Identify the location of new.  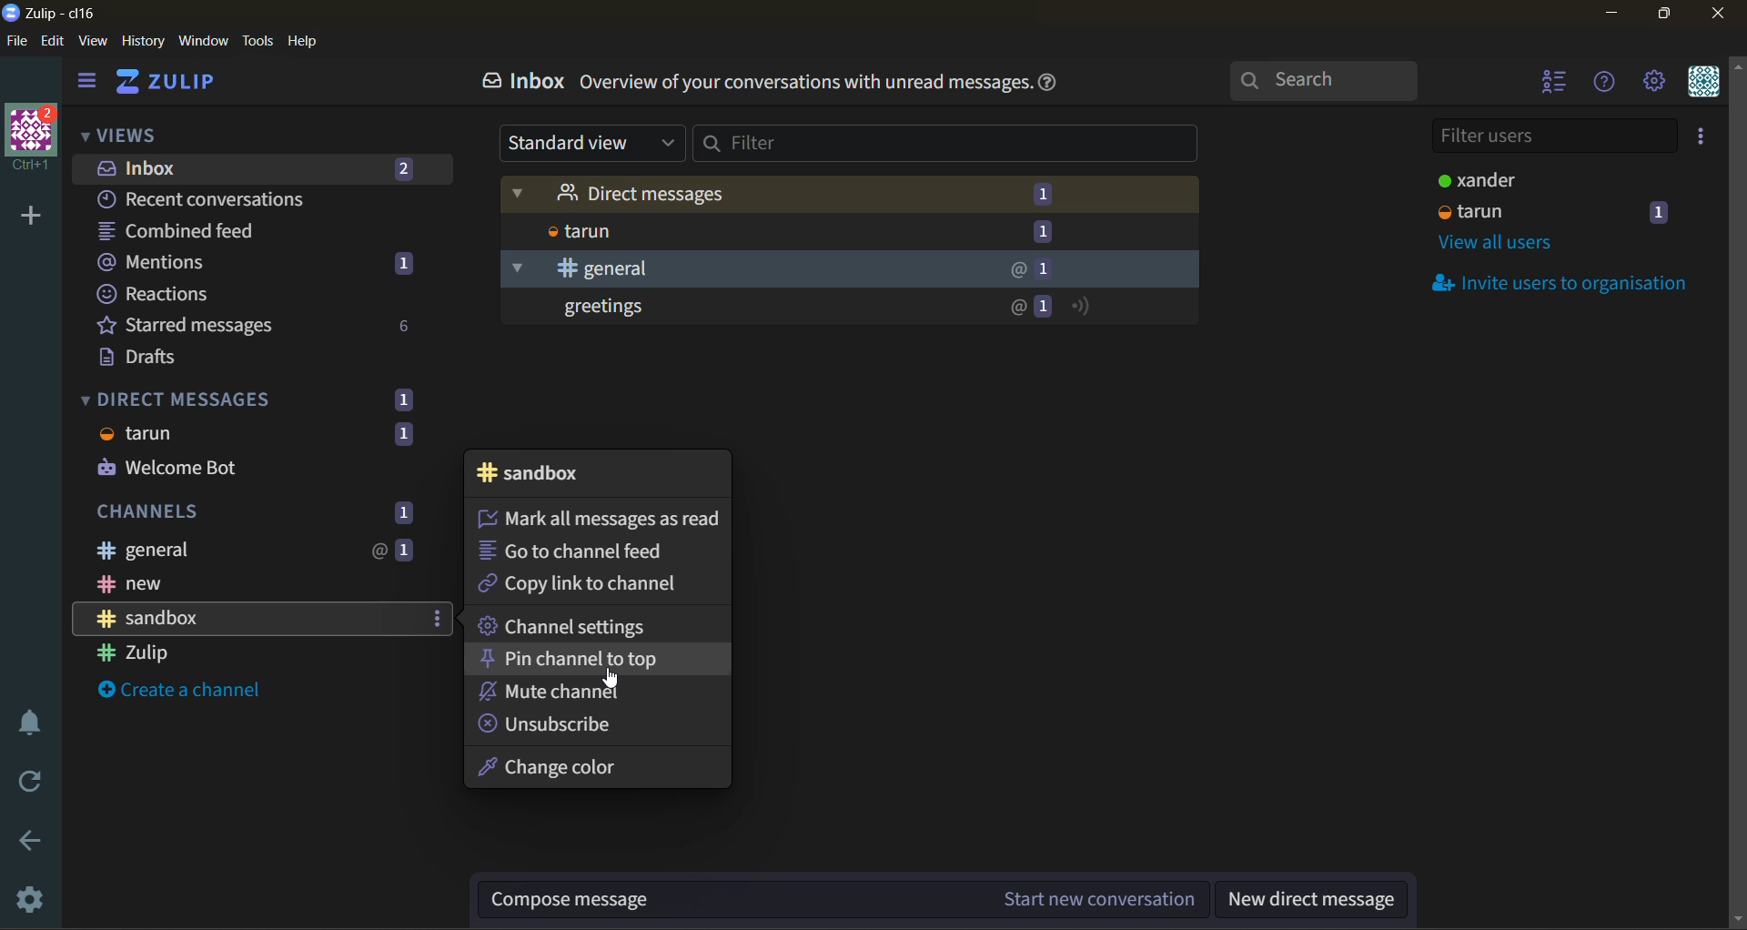
(250, 584).